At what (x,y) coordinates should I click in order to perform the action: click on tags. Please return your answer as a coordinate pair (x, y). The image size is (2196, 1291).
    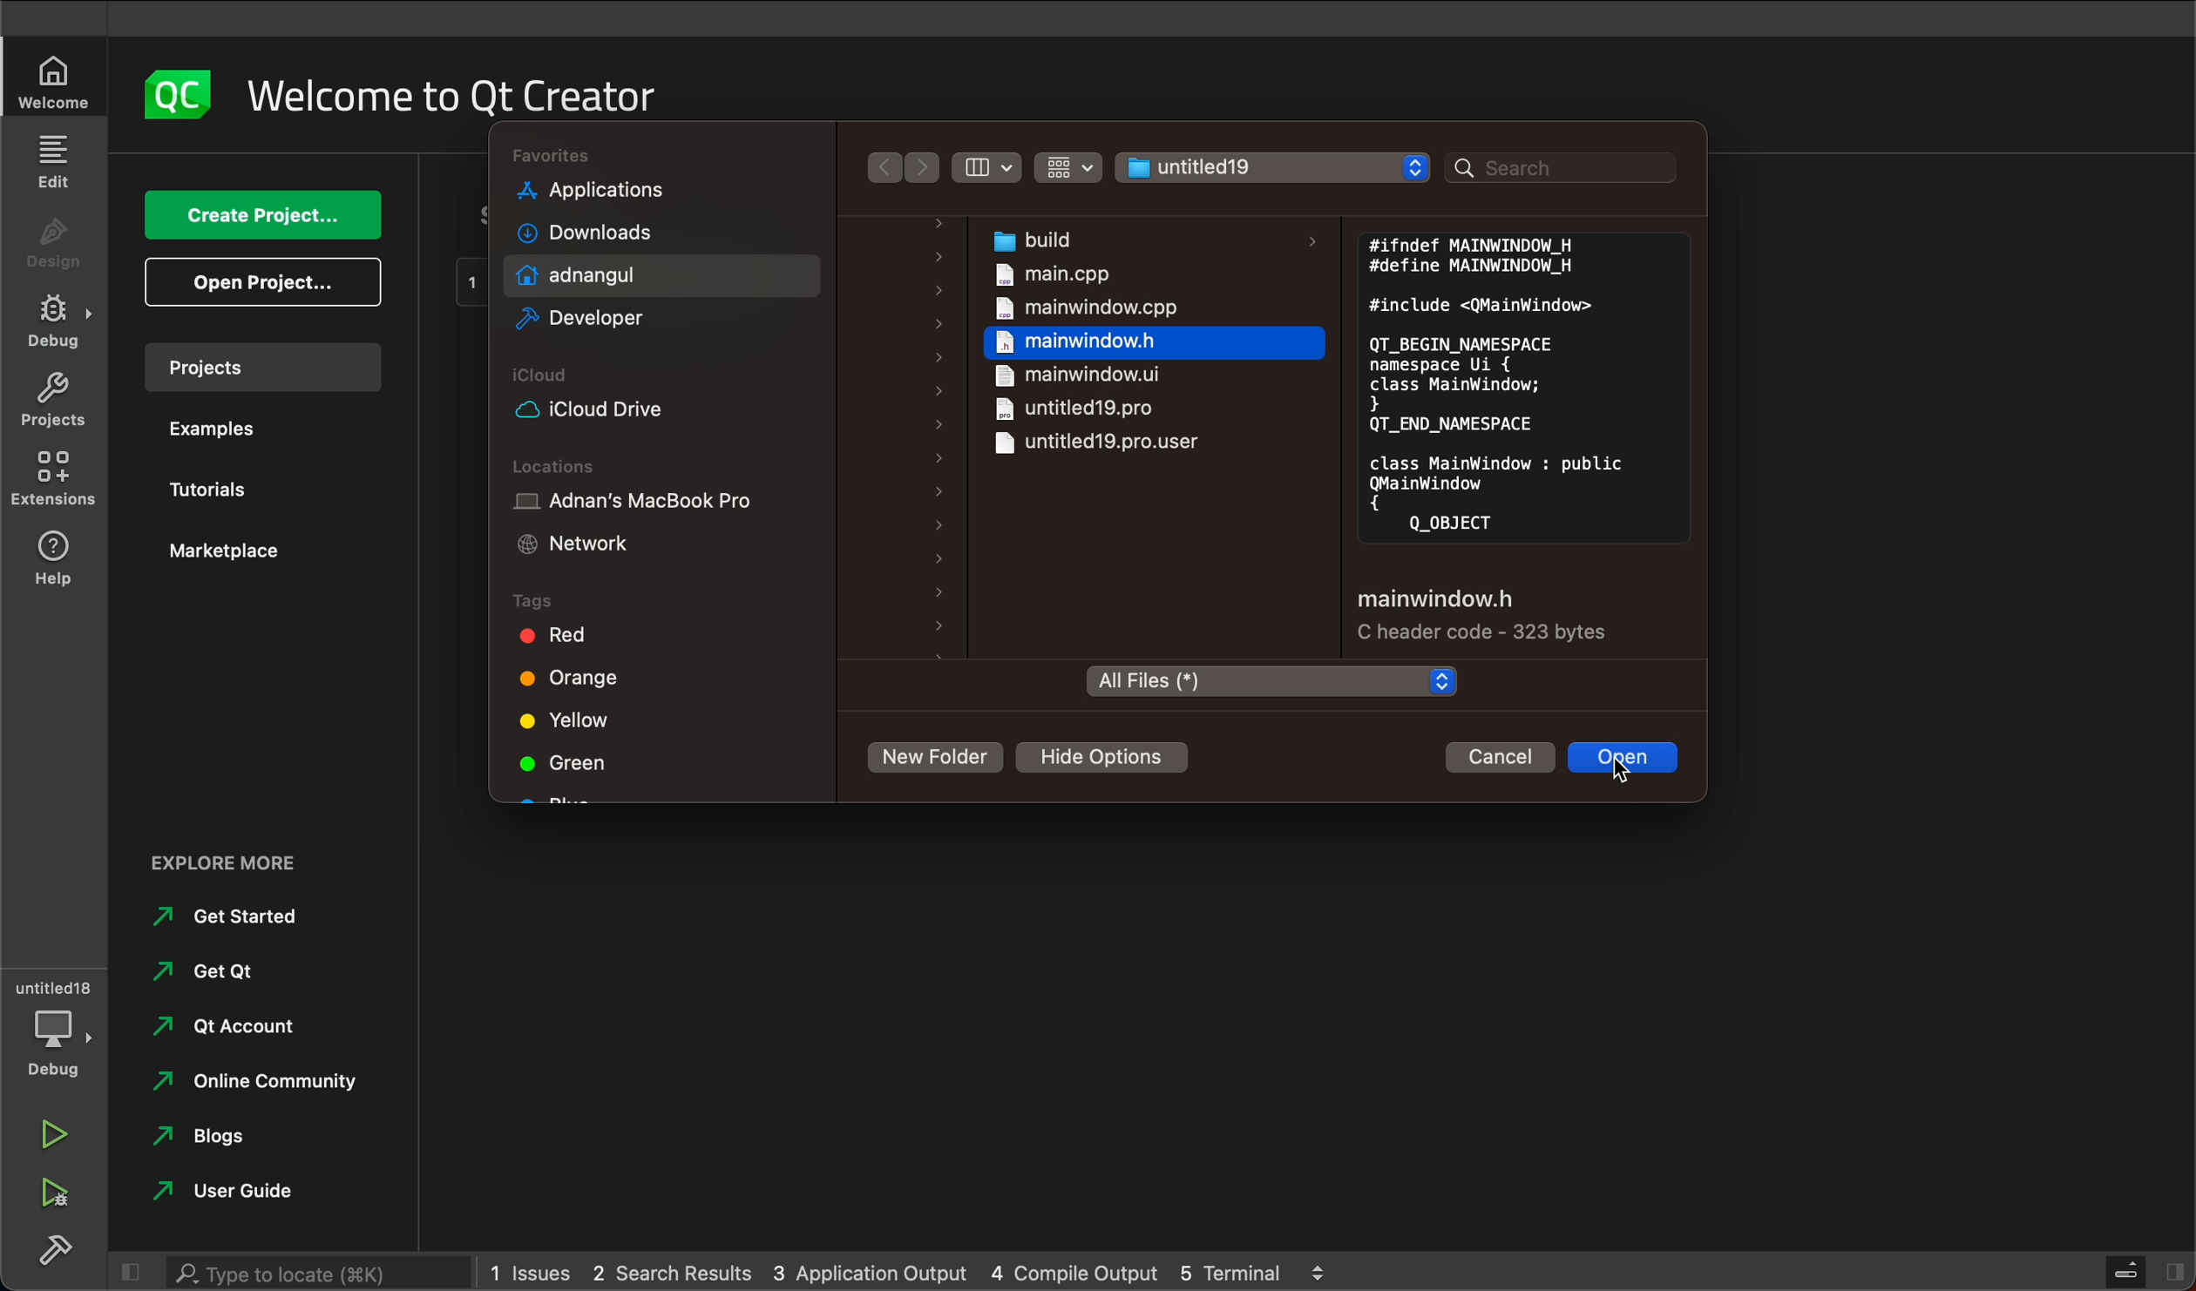
    Looking at the image, I should click on (660, 601).